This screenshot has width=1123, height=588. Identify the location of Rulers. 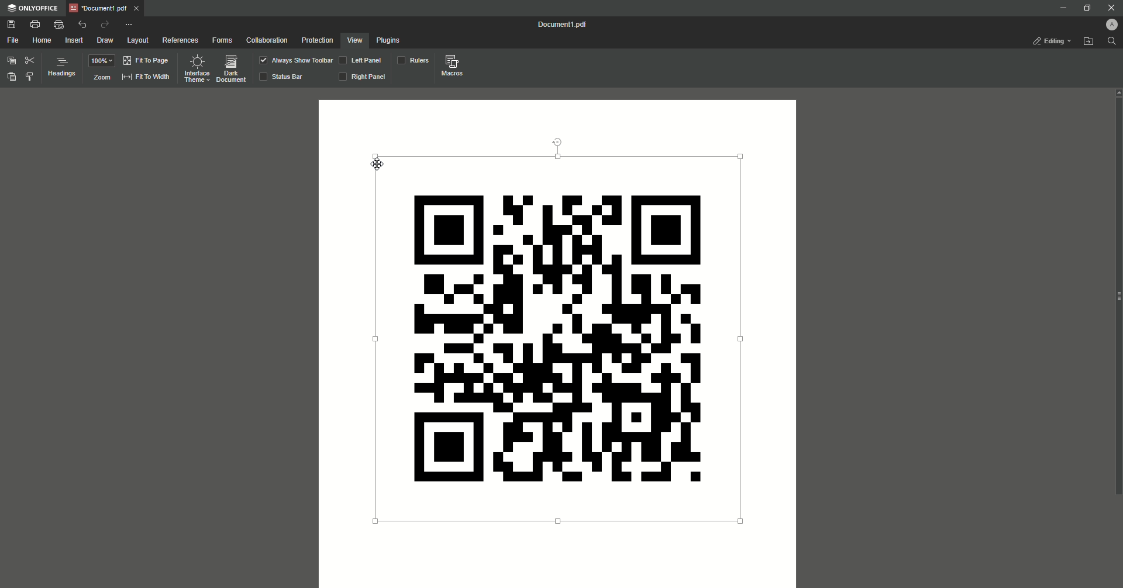
(412, 60).